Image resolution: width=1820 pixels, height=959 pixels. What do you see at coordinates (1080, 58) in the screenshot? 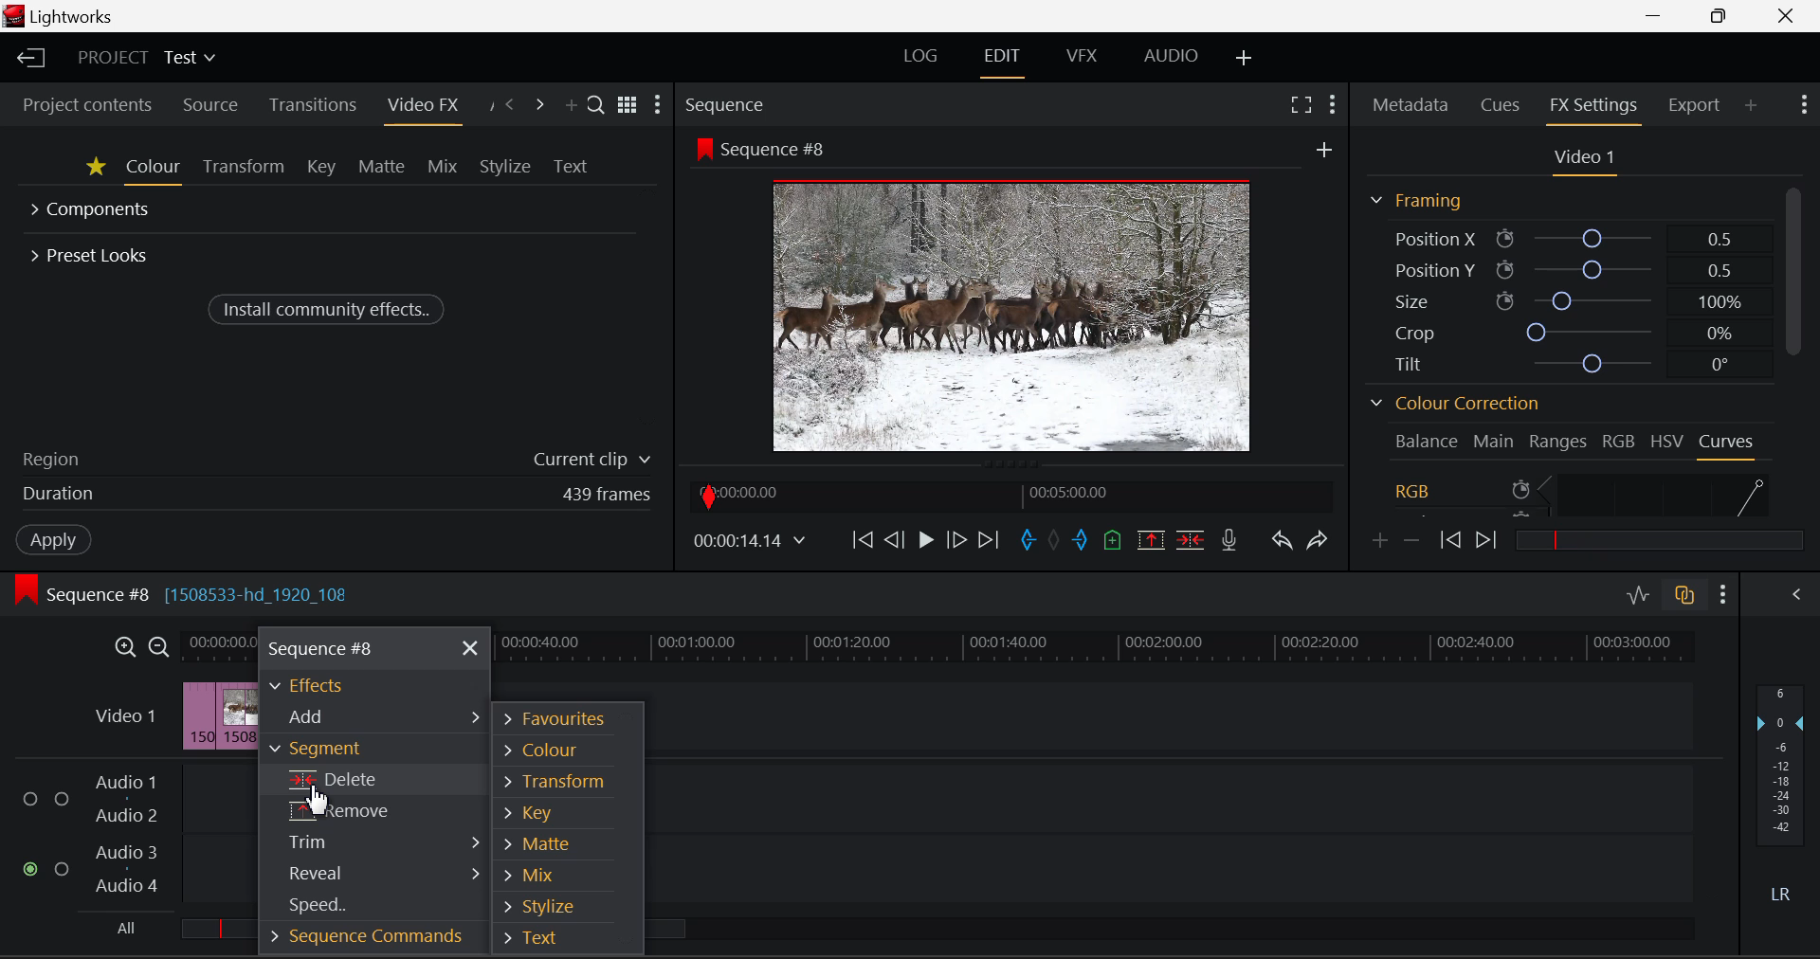
I see `VFX Layout` at bounding box center [1080, 58].